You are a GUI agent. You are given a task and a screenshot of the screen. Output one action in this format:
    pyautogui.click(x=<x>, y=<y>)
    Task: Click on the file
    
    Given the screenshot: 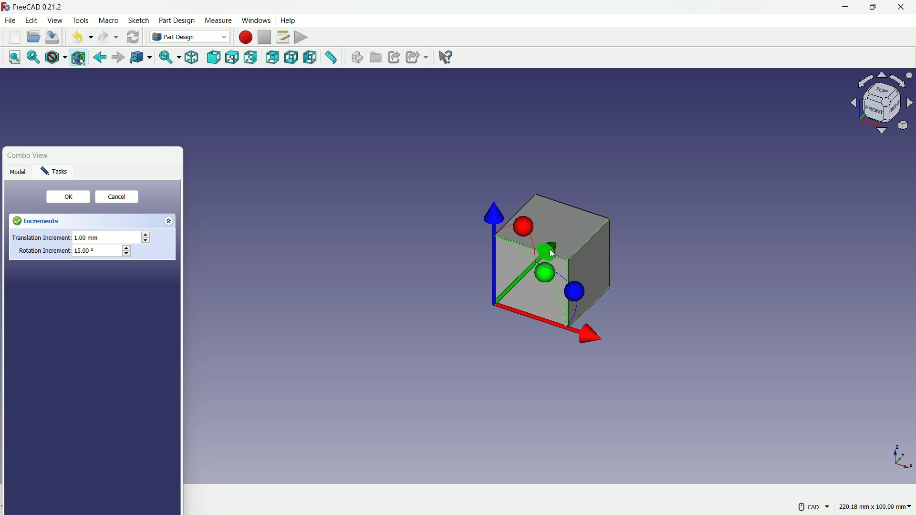 What is the action you would take?
    pyautogui.click(x=10, y=20)
    